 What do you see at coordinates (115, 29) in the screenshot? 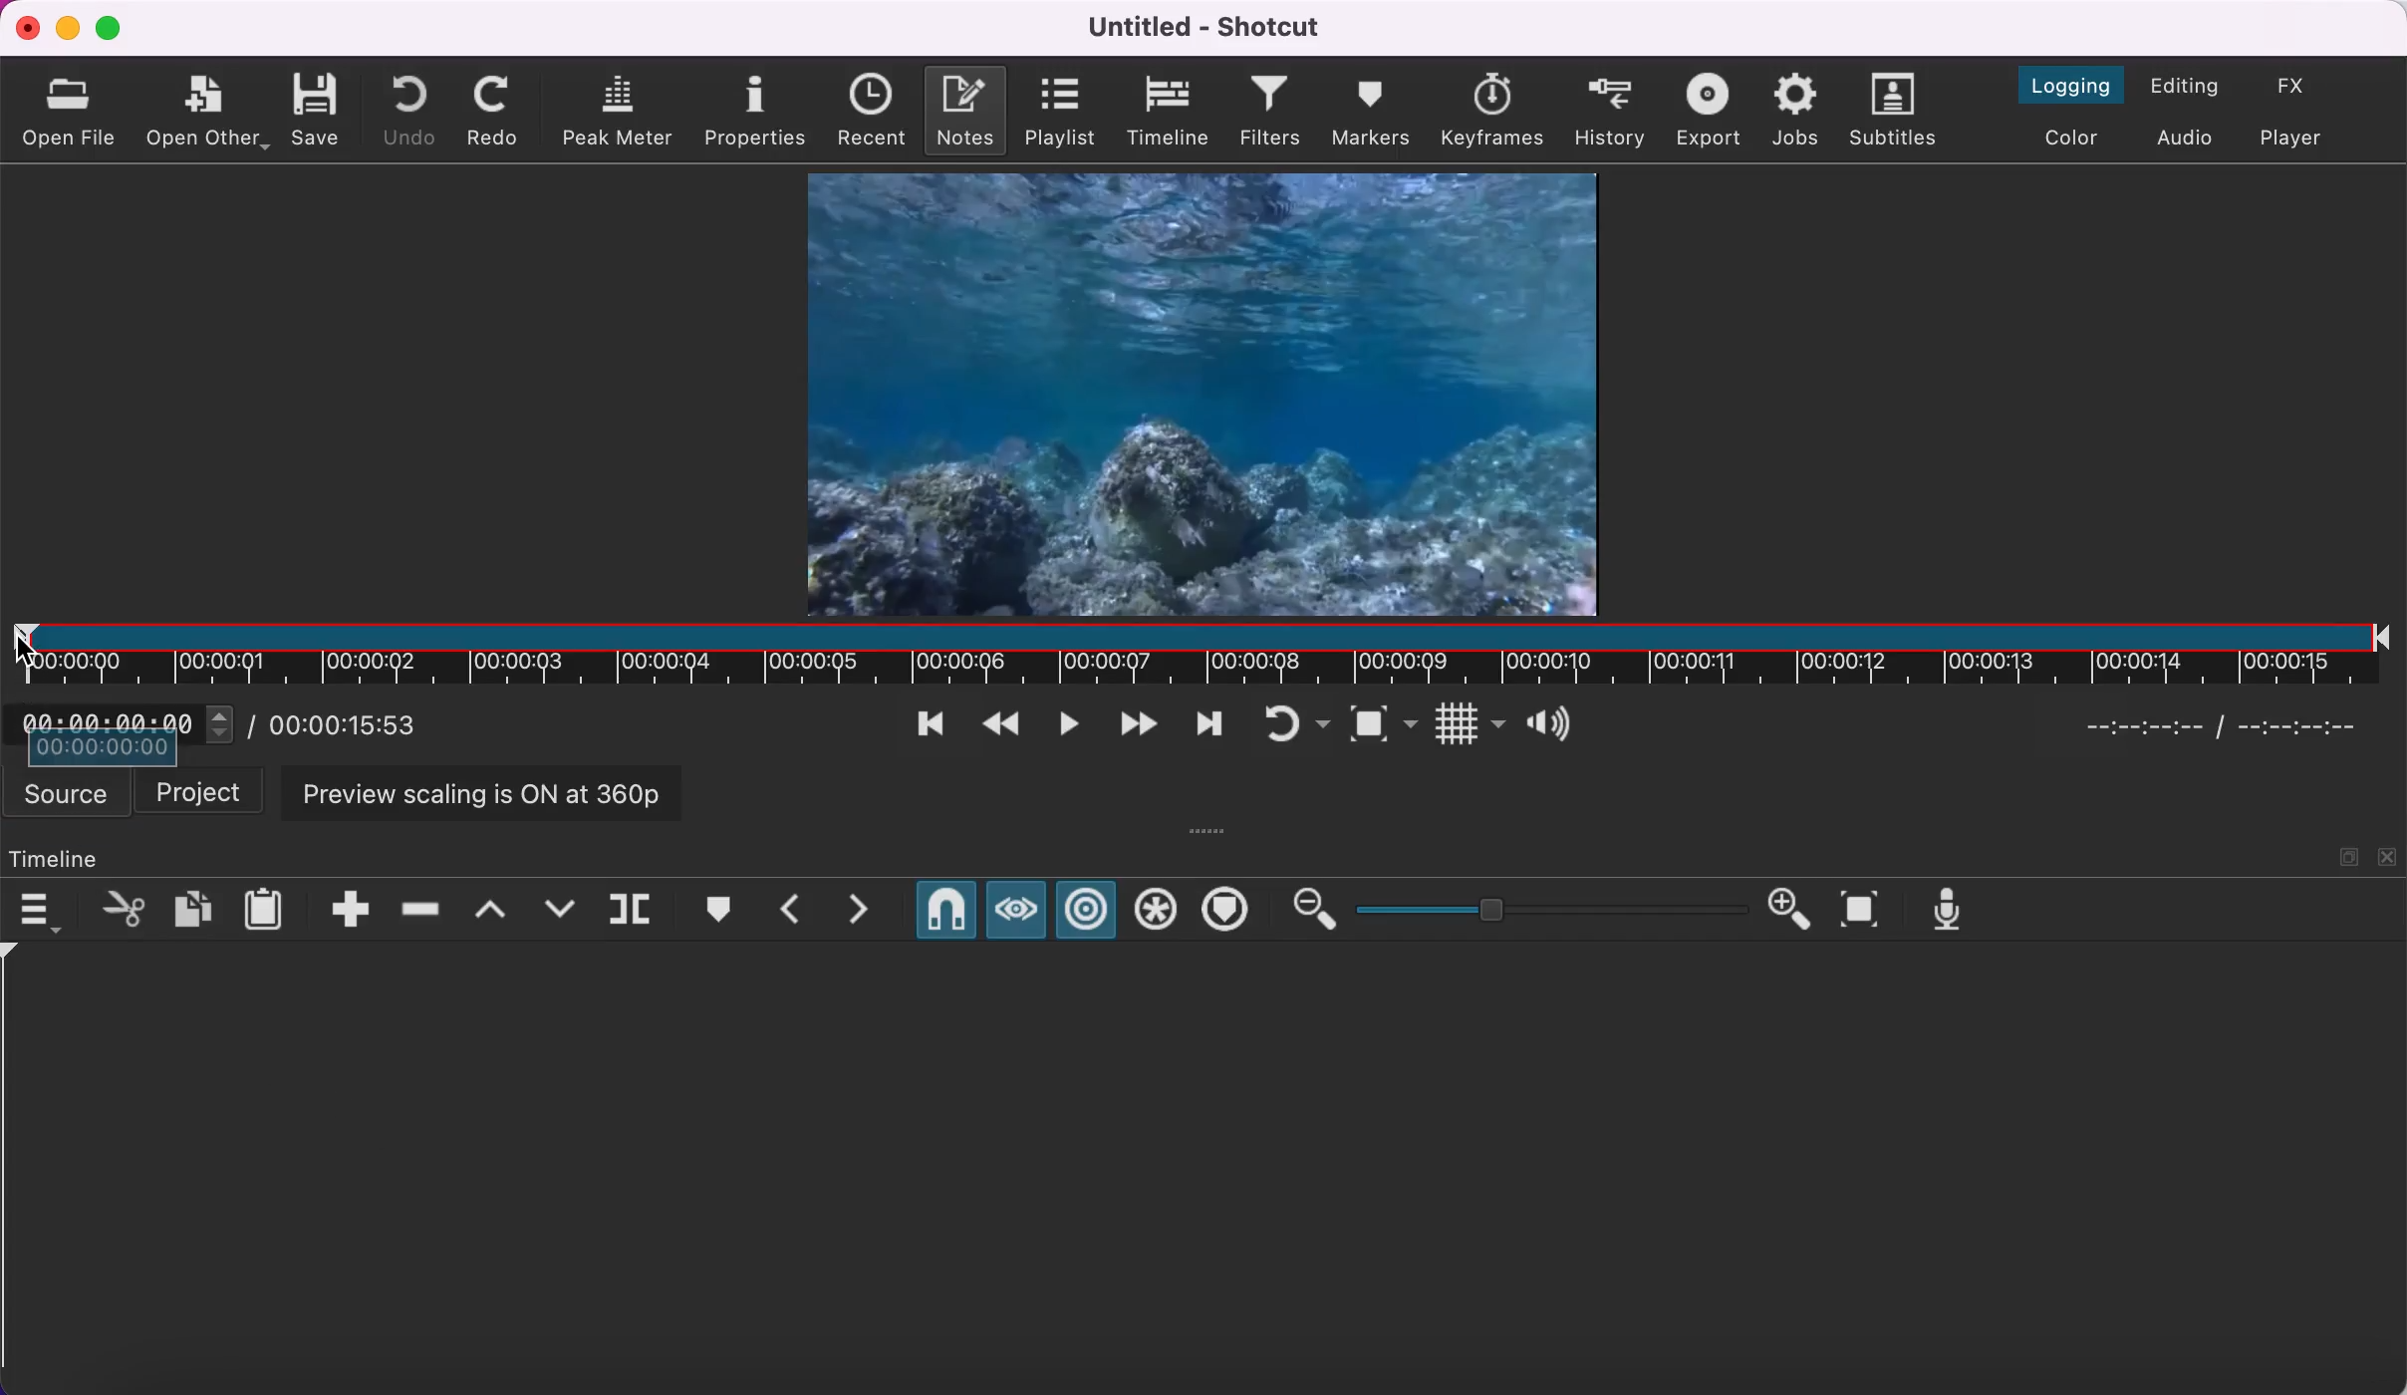
I see `maximize` at bounding box center [115, 29].